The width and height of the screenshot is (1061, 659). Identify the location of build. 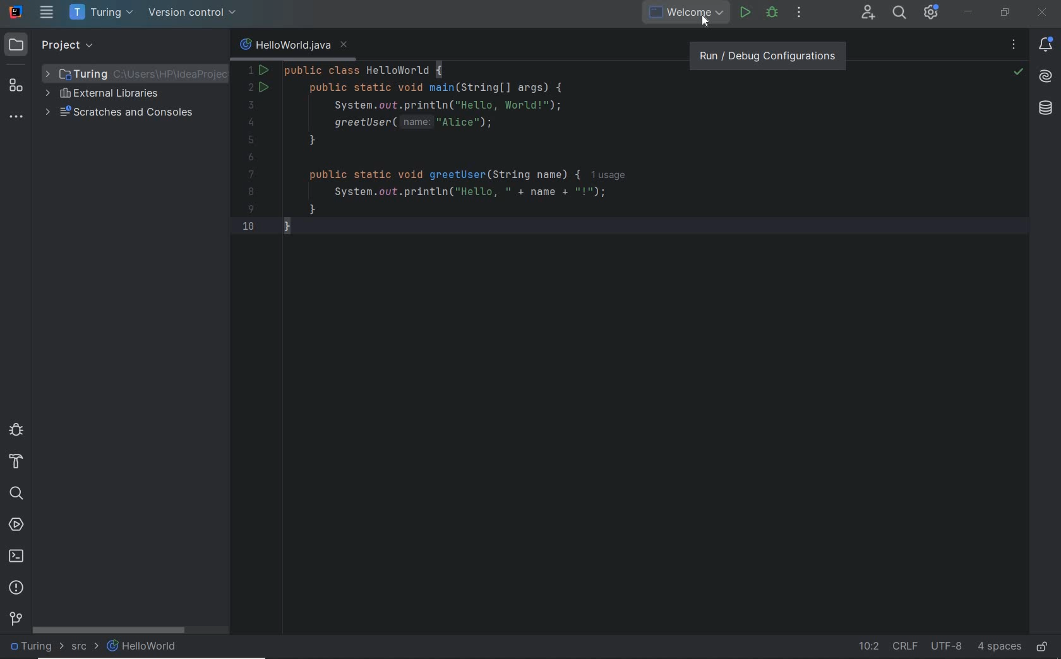
(16, 462).